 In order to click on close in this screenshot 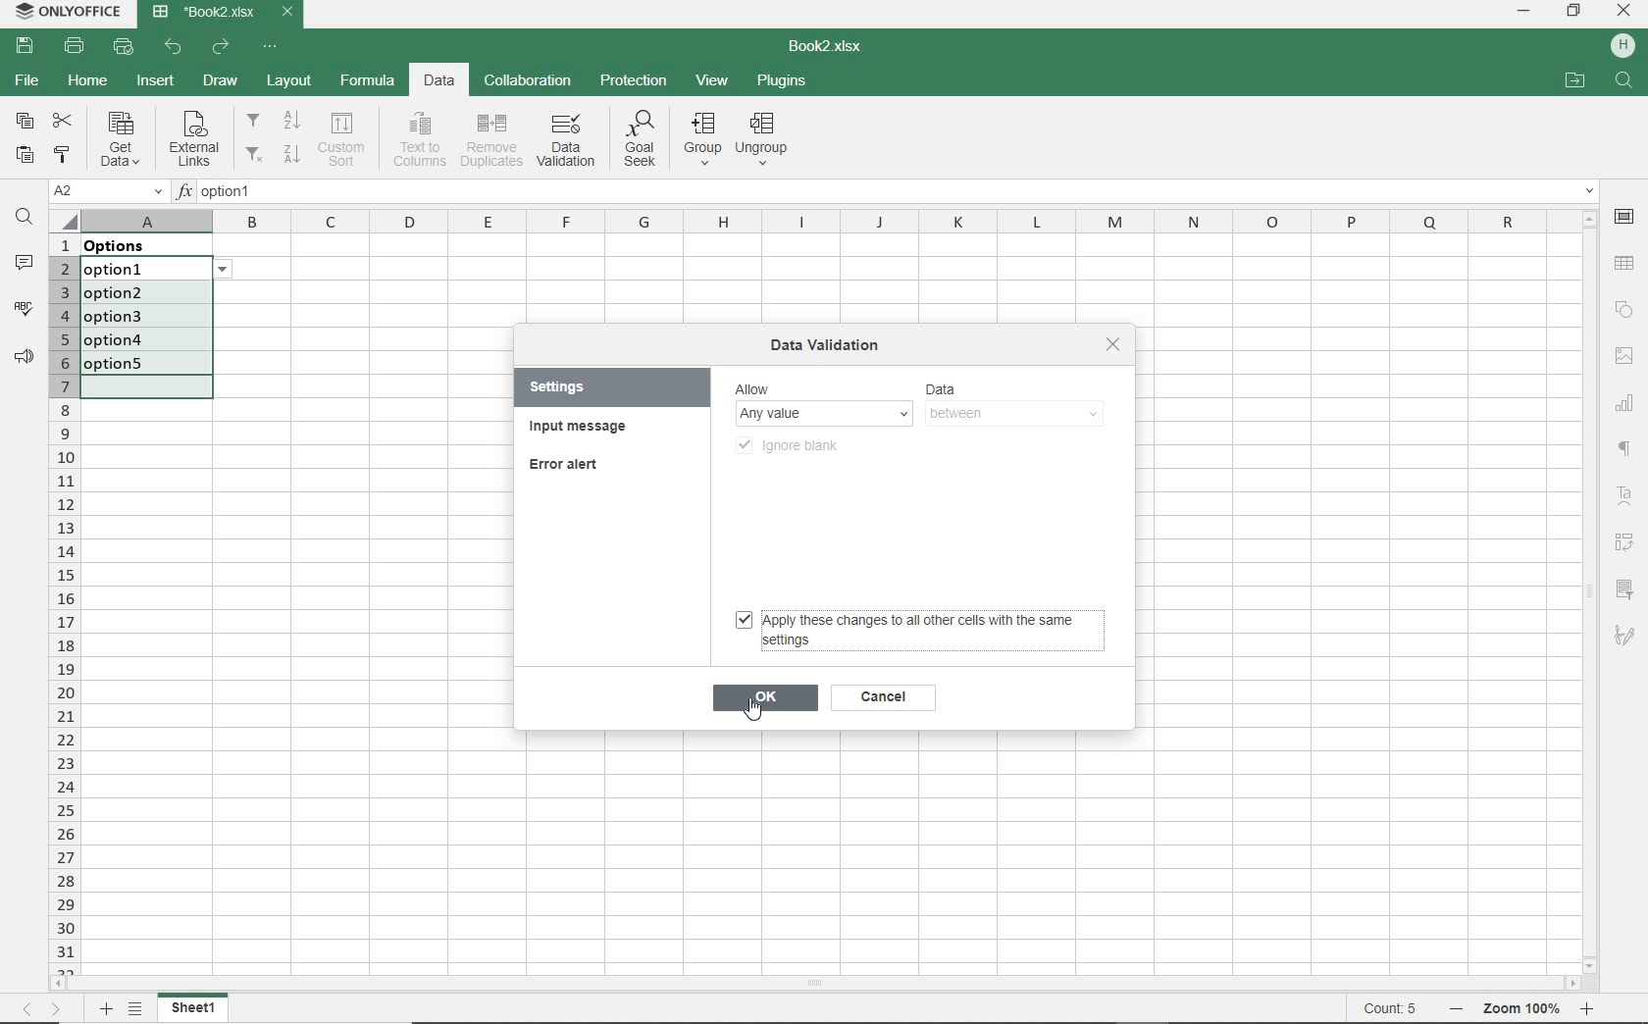, I will do `click(1113, 344)`.